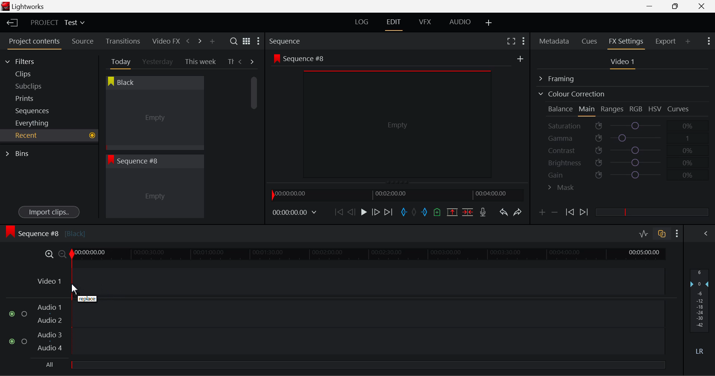  I want to click on Full Screen, so click(511, 41).